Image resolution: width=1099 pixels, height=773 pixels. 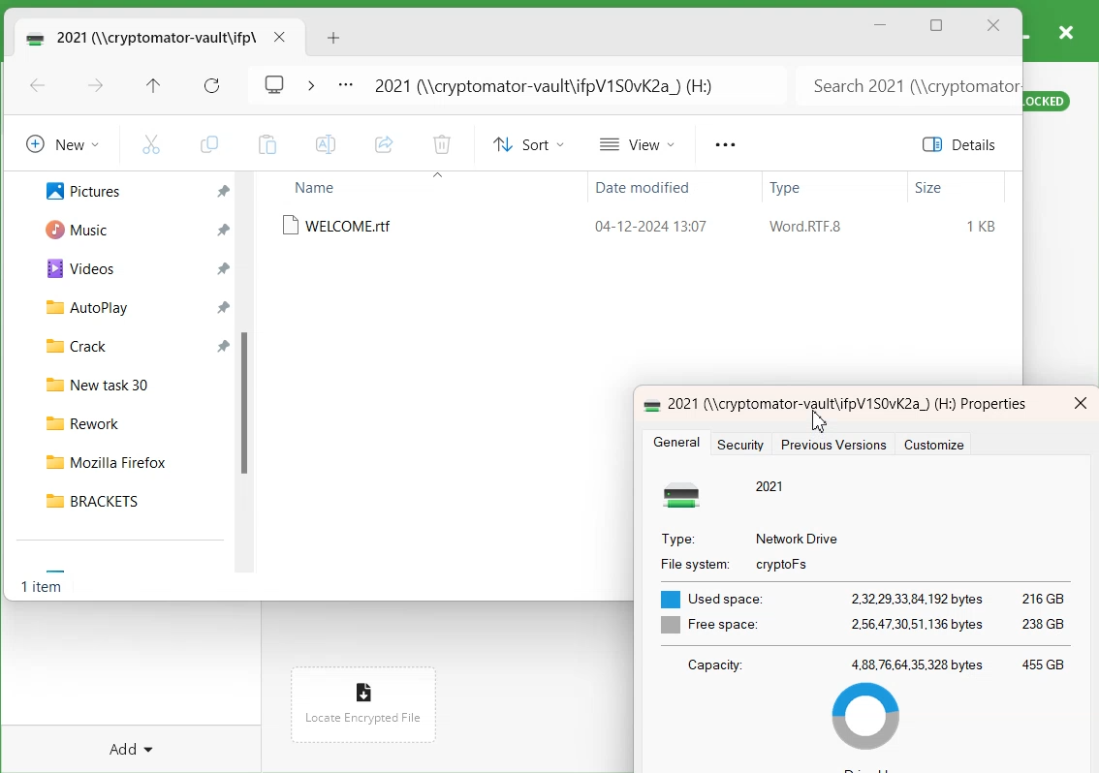 What do you see at coordinates (279, 37) in the screenshot?
I see `close` at bounding box center [279, 37].